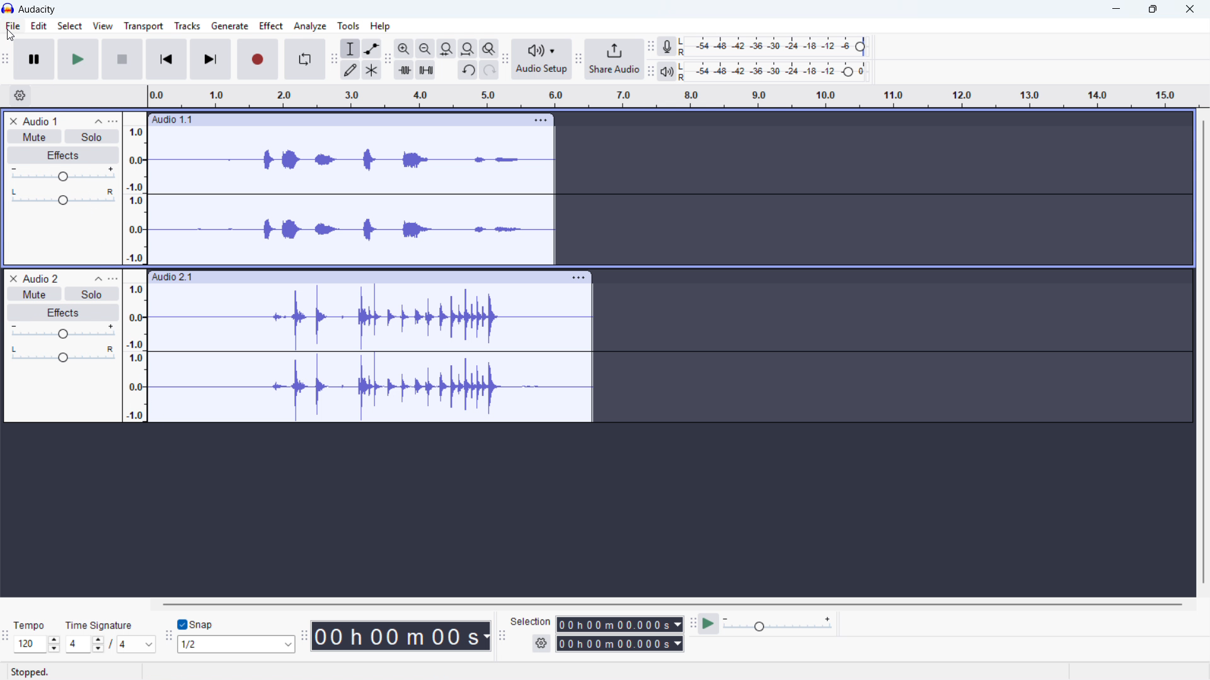  Describe the element at coordinates (708, 624) in the screenshot. I see `Play at speed` at that location.